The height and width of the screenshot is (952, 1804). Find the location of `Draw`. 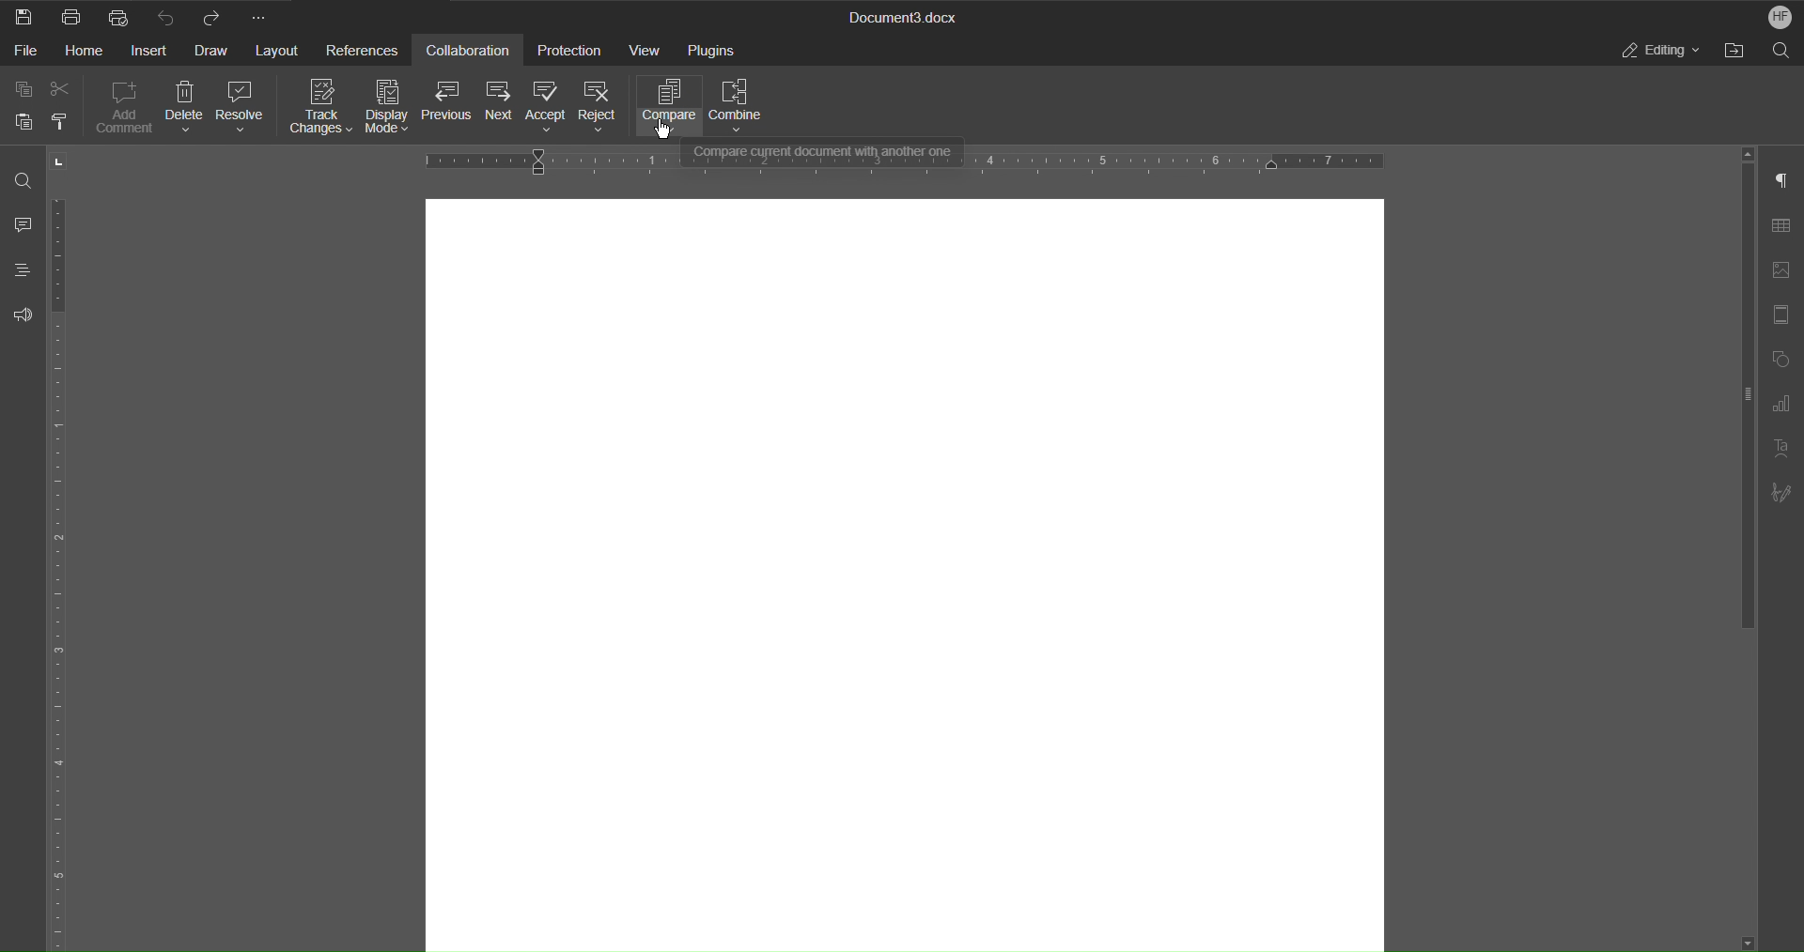

Draw is located at coordinates (212, 54).